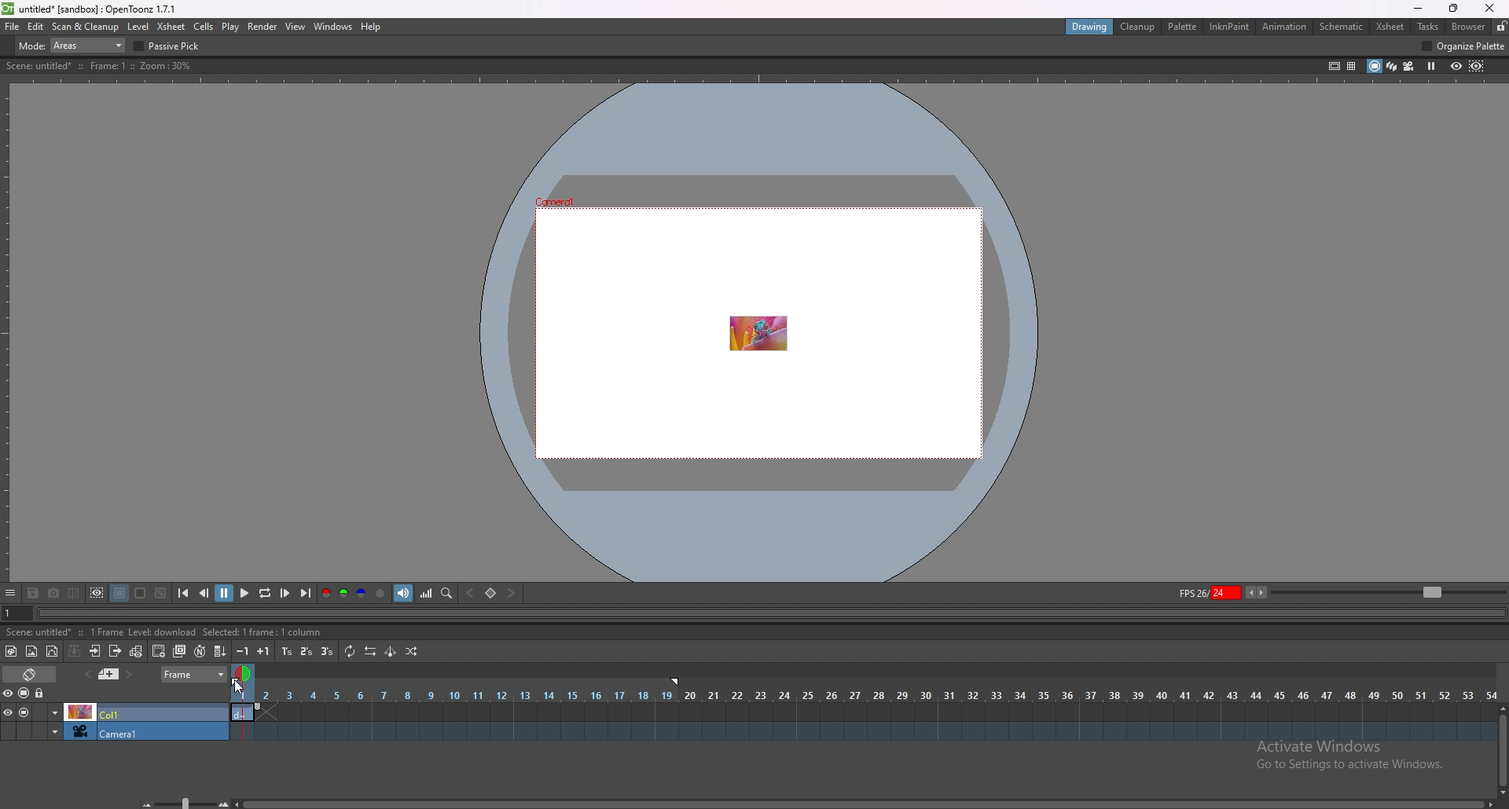 This screenshot has height=809, width=1509. Describe the element at coordinates (173, 27) in the screenshot. I see `xsheet` at that location.